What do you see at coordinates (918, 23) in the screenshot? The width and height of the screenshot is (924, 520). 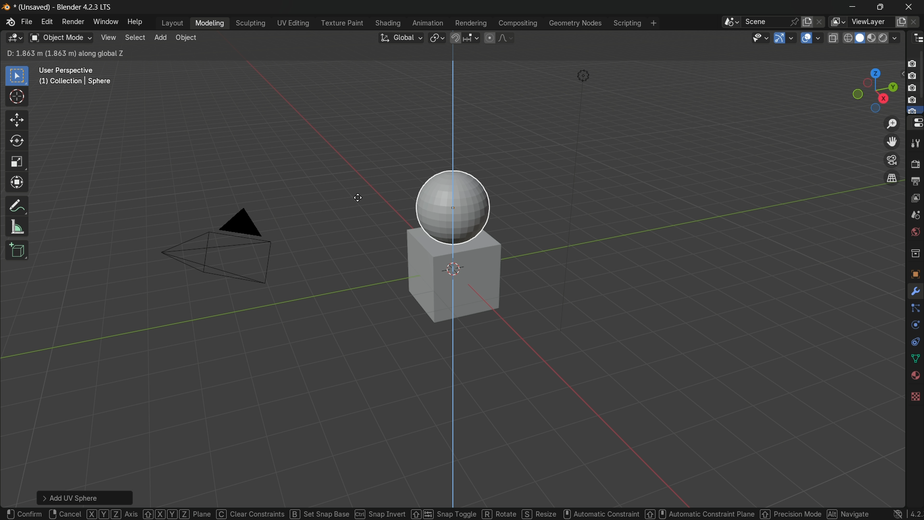 I see `remove layer` at bounding box center [918, 23].